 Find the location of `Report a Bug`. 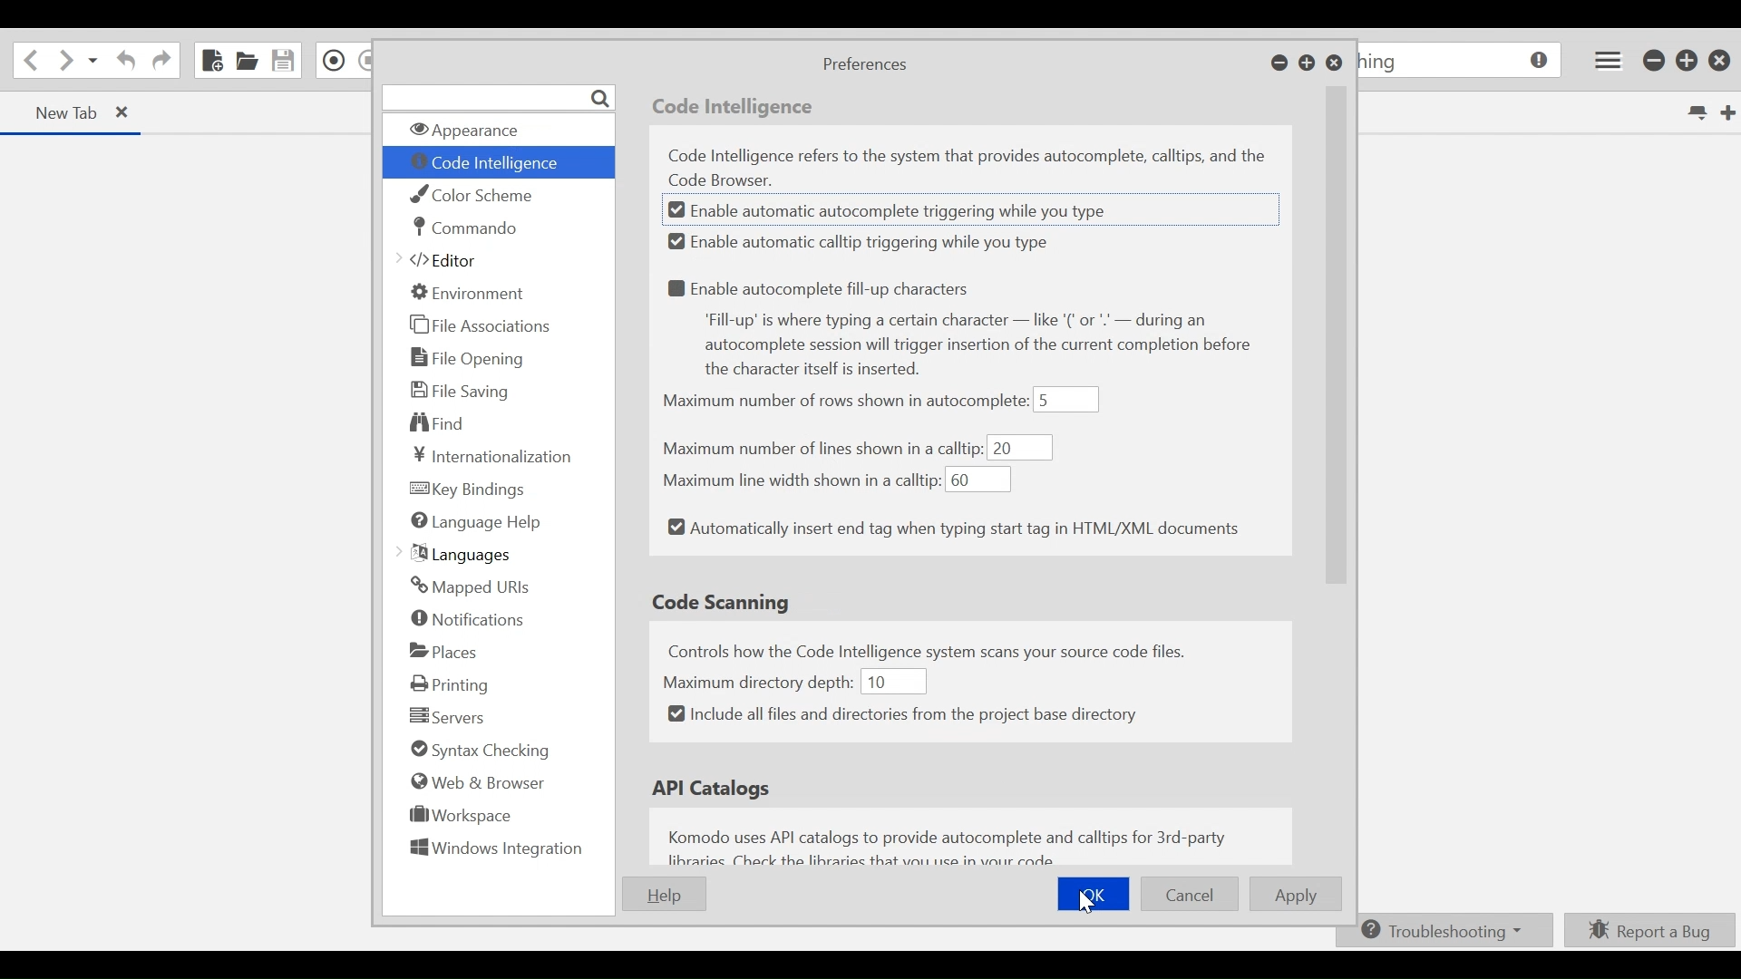

Report a Bug is located at coordinates (1650, 929).